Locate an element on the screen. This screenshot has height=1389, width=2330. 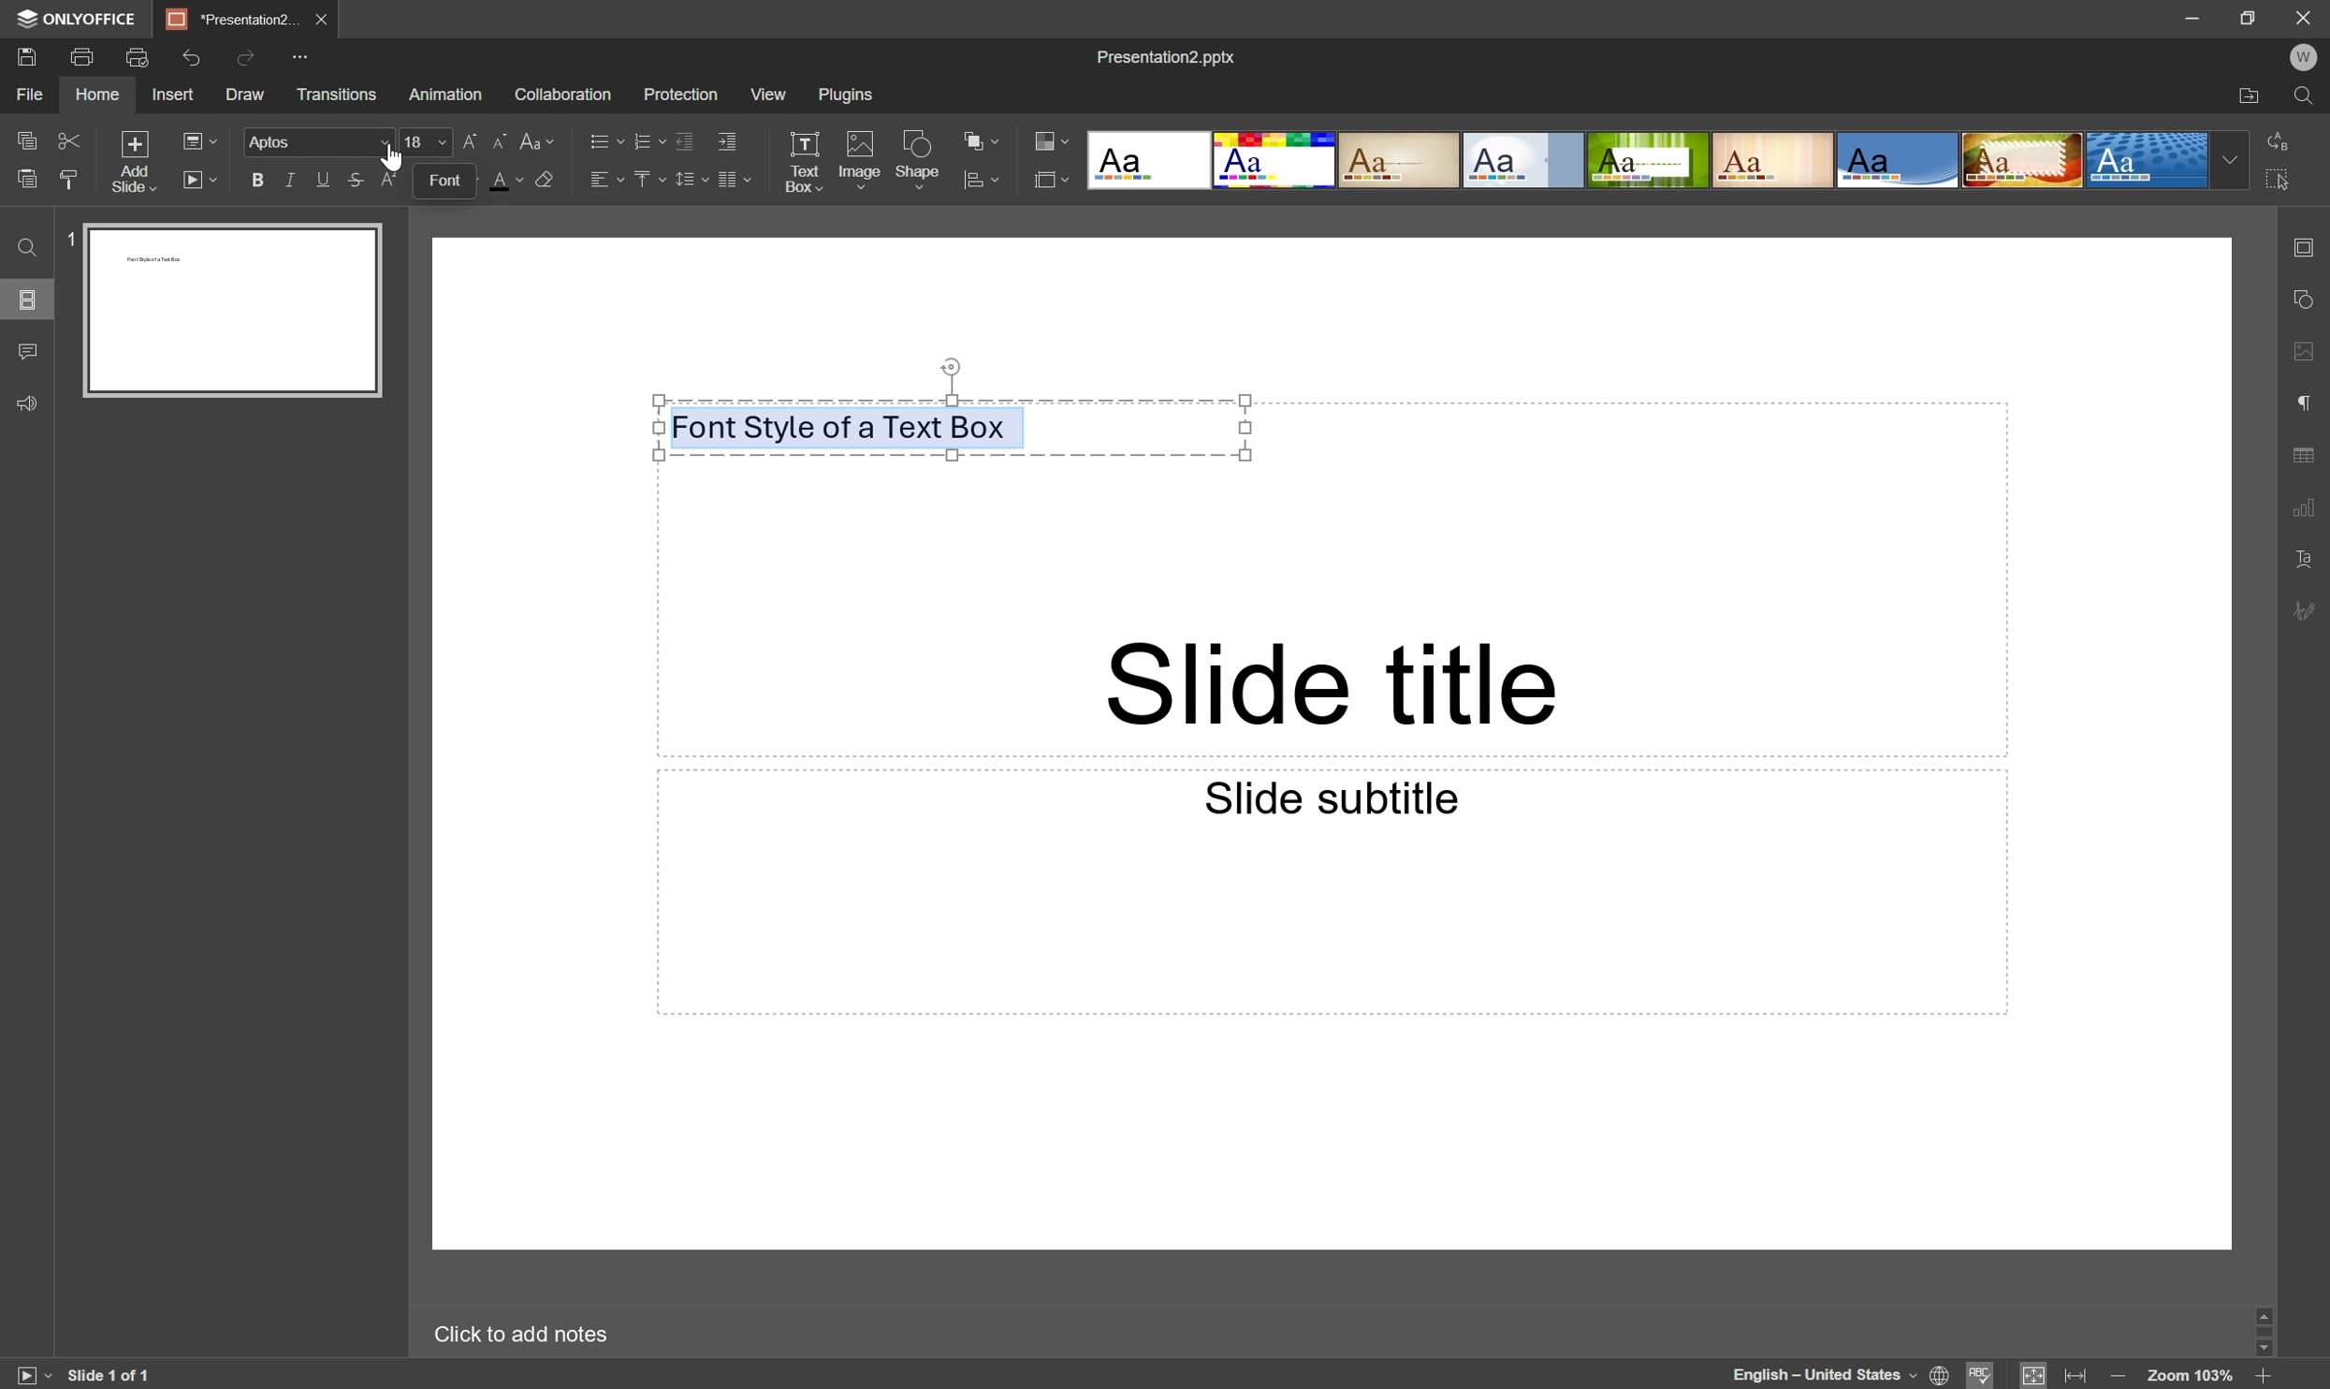
Slide subtitle is located at coordinates (1328, 796).